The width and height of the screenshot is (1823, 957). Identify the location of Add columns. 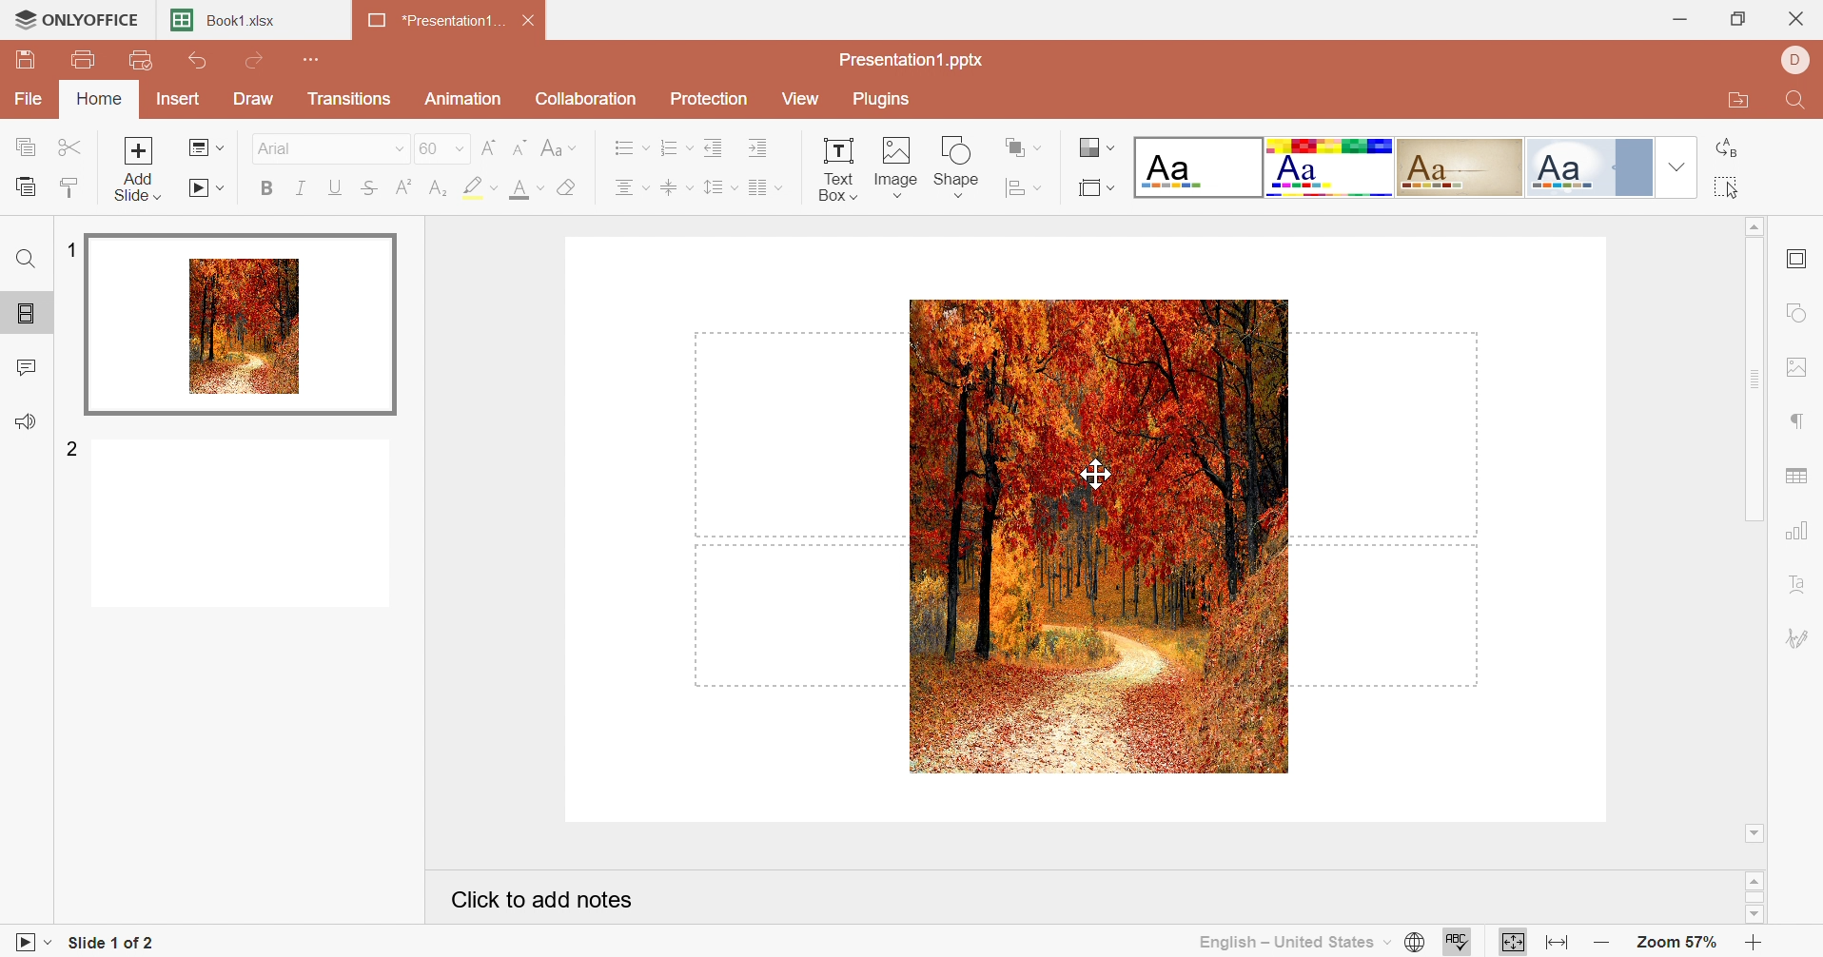
(763, 188).